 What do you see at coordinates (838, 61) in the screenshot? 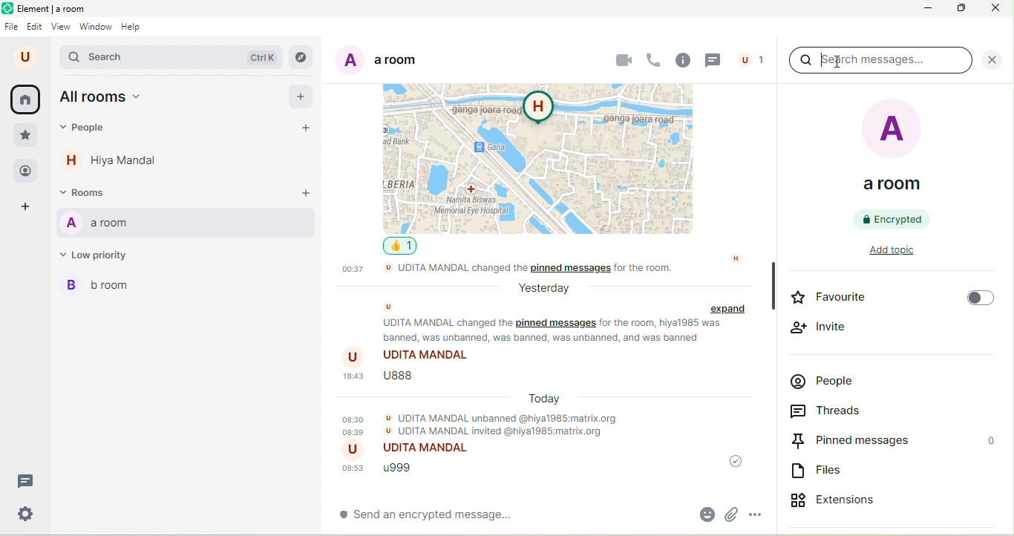
I see `cursor` at bounding box center [838, 61].